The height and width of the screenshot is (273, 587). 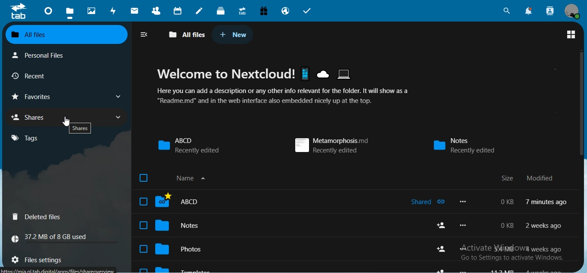 I want to click on notifications, so click(x=529, y=12).